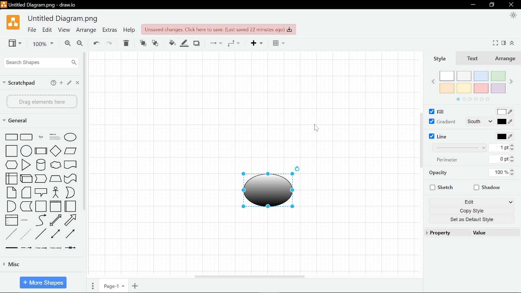 This screenshot has height=293, width=521. Describe the element at coordinates (142, 42) in the screenshot. I see `To front` at that location.